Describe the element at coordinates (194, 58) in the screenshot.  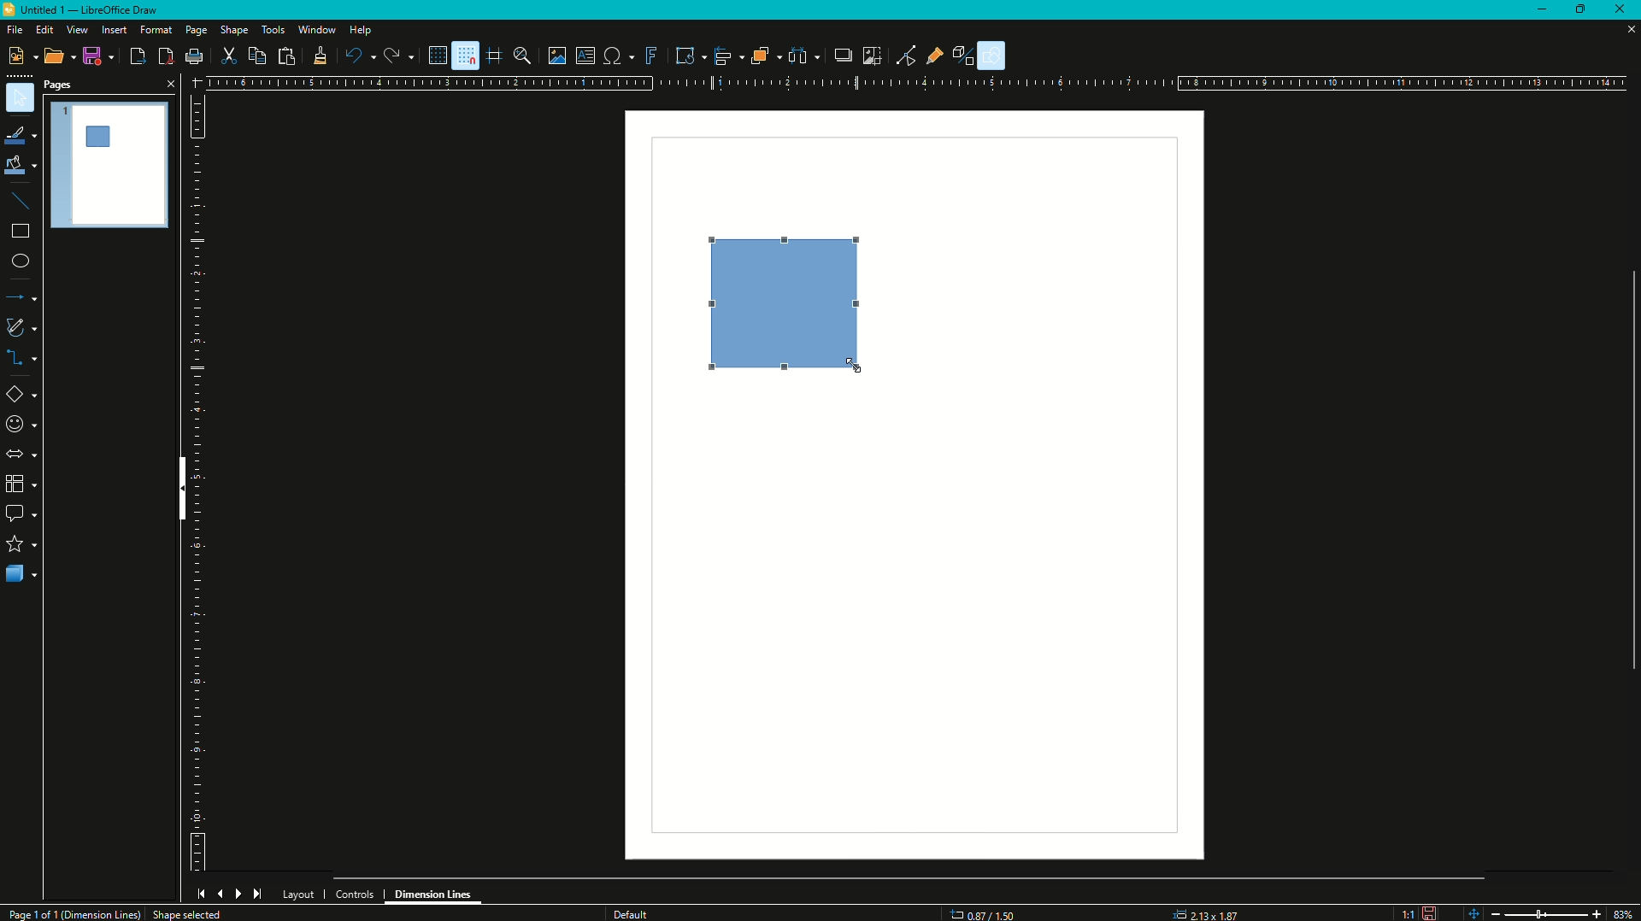
I see `Print` at that location.